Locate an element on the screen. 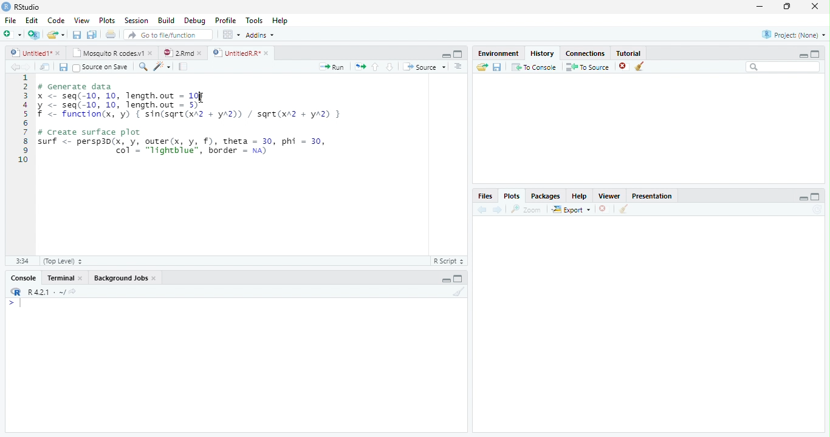 This screenshot has width=830, height=437. # Generate data

x <- seq(-10, 10, length.out = 10)

y <- seq(-10, 10, length.out - 5)

f <- function(x, 'y) { sin(sqre(xA2 + yA2)) / sqre(xr2 + yA2) }
# Create surface plot

surf <- persp3d(x, y, outer(x, y, f), theta = 30, phi = 30,

| col’ = "lightblue", border = na) is located at coordinates (193, 124).